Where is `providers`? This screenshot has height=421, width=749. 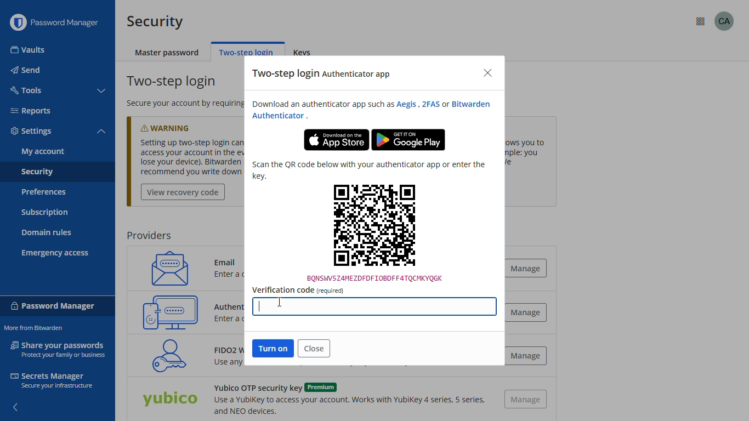
providers is located at coordinates (149, 236).